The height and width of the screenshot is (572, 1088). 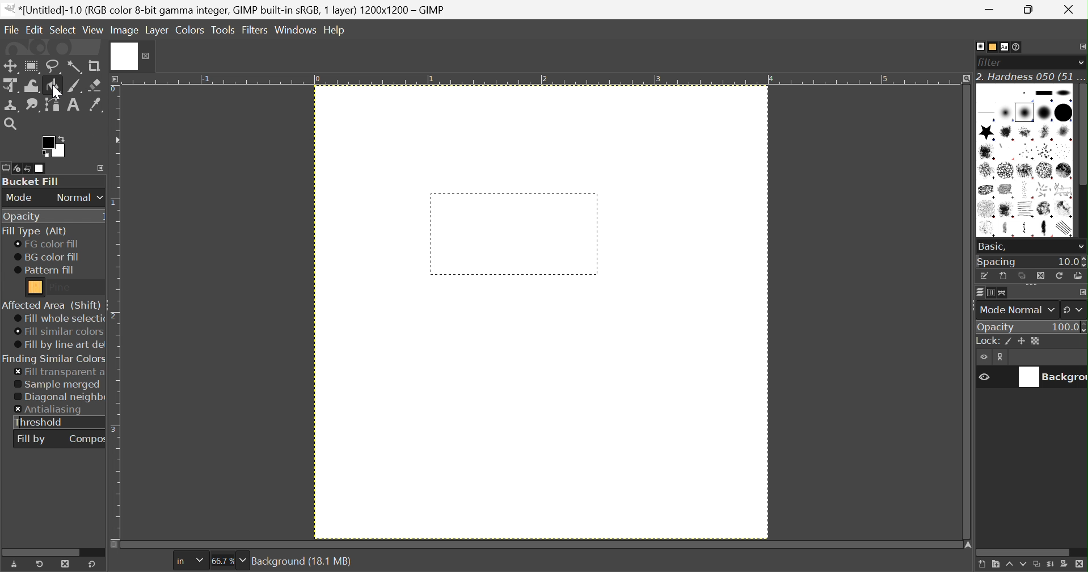 What do you see at coordinates (54, 86) in the screenshot?
I see `Bucket Fill Tool` at bounding box center [54, 86].